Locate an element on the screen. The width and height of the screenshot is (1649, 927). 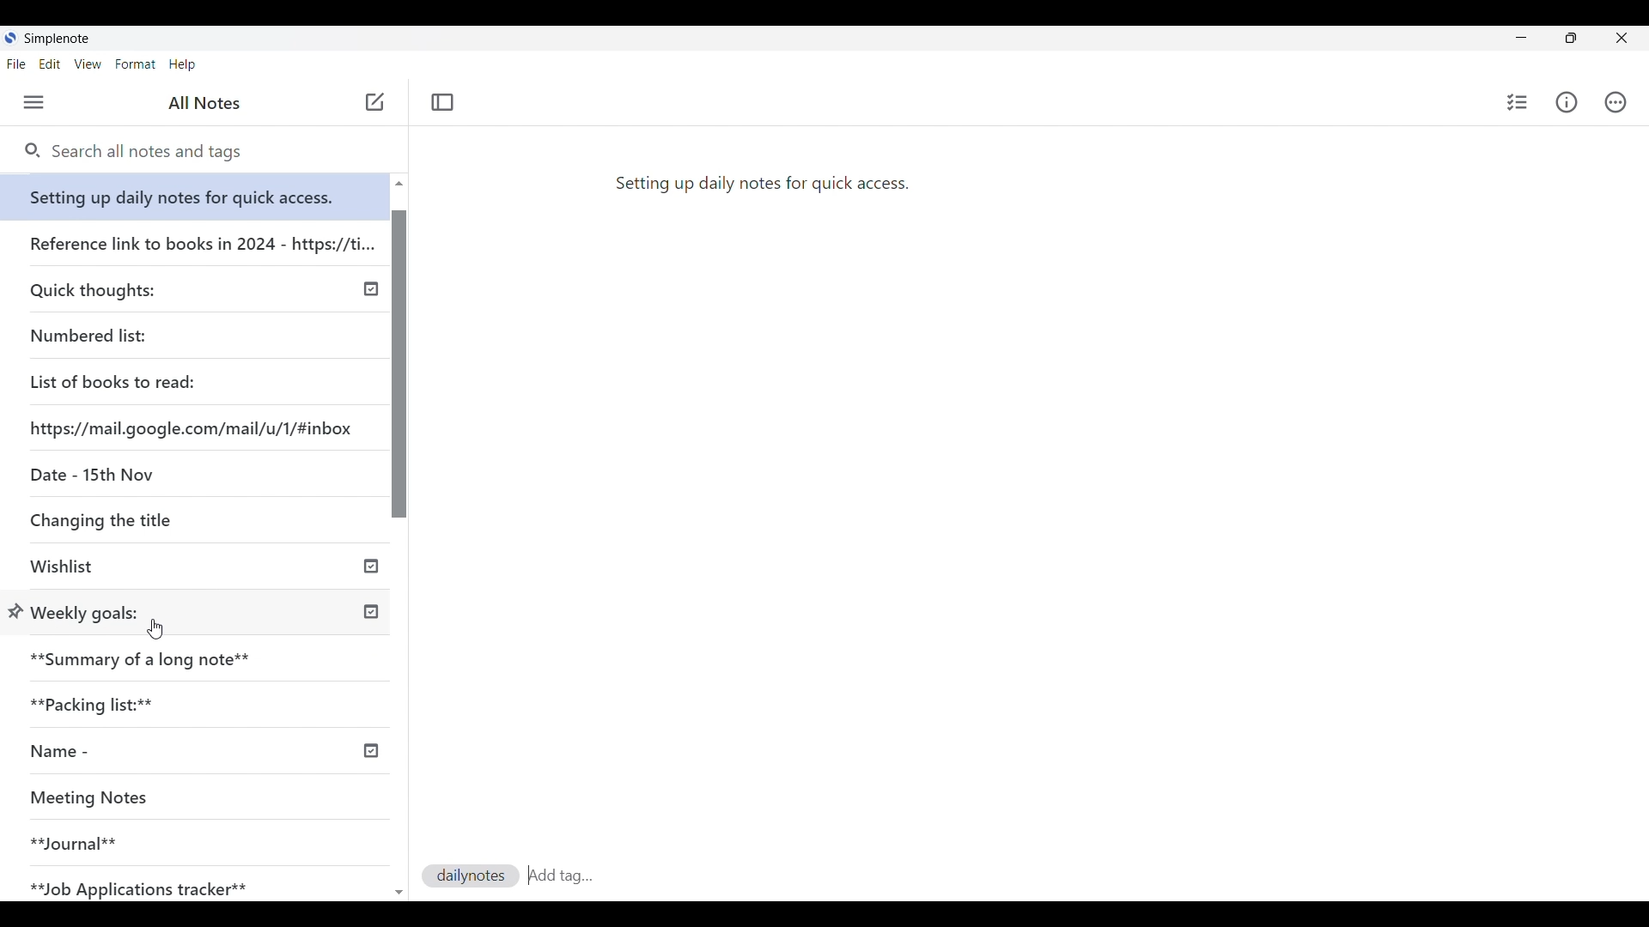
Wishlist is located at coordinates (143, 568).